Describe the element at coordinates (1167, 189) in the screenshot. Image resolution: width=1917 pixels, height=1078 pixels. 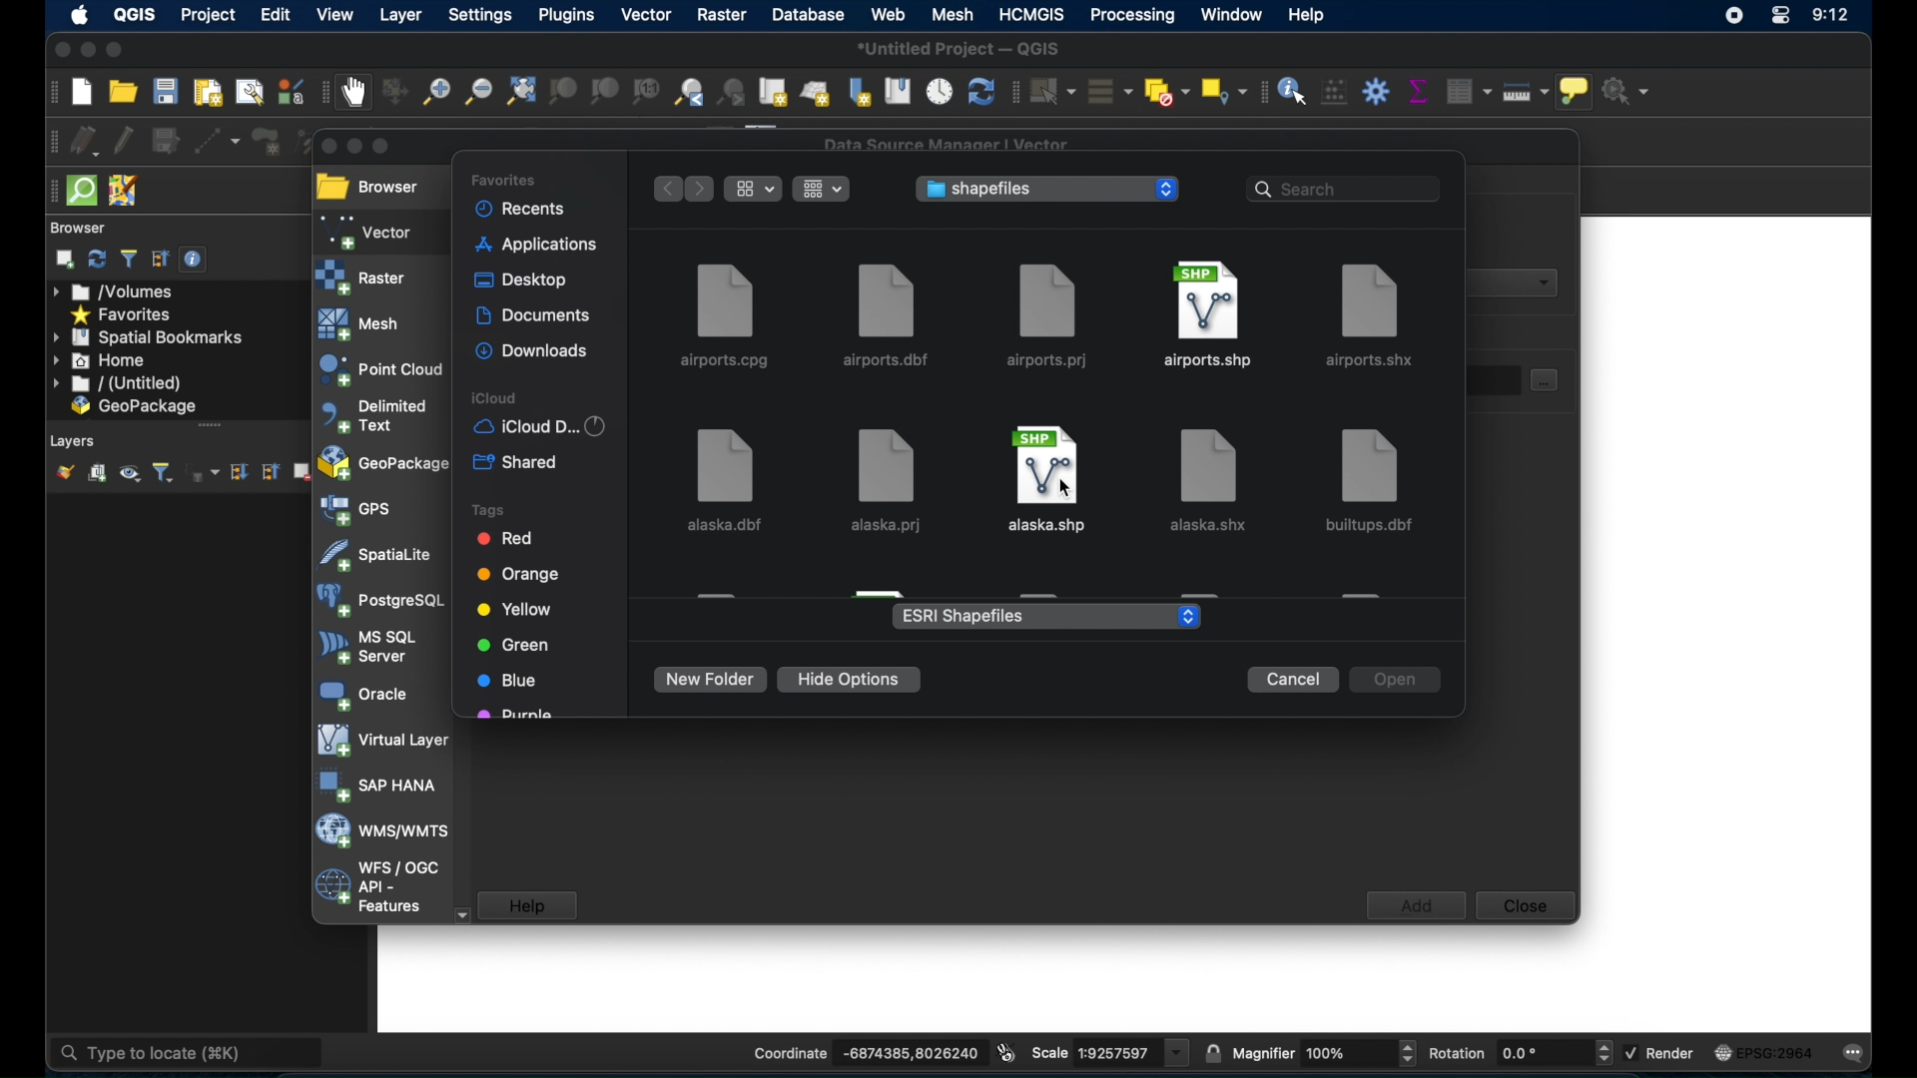
I see `stepper buttons` at that location.